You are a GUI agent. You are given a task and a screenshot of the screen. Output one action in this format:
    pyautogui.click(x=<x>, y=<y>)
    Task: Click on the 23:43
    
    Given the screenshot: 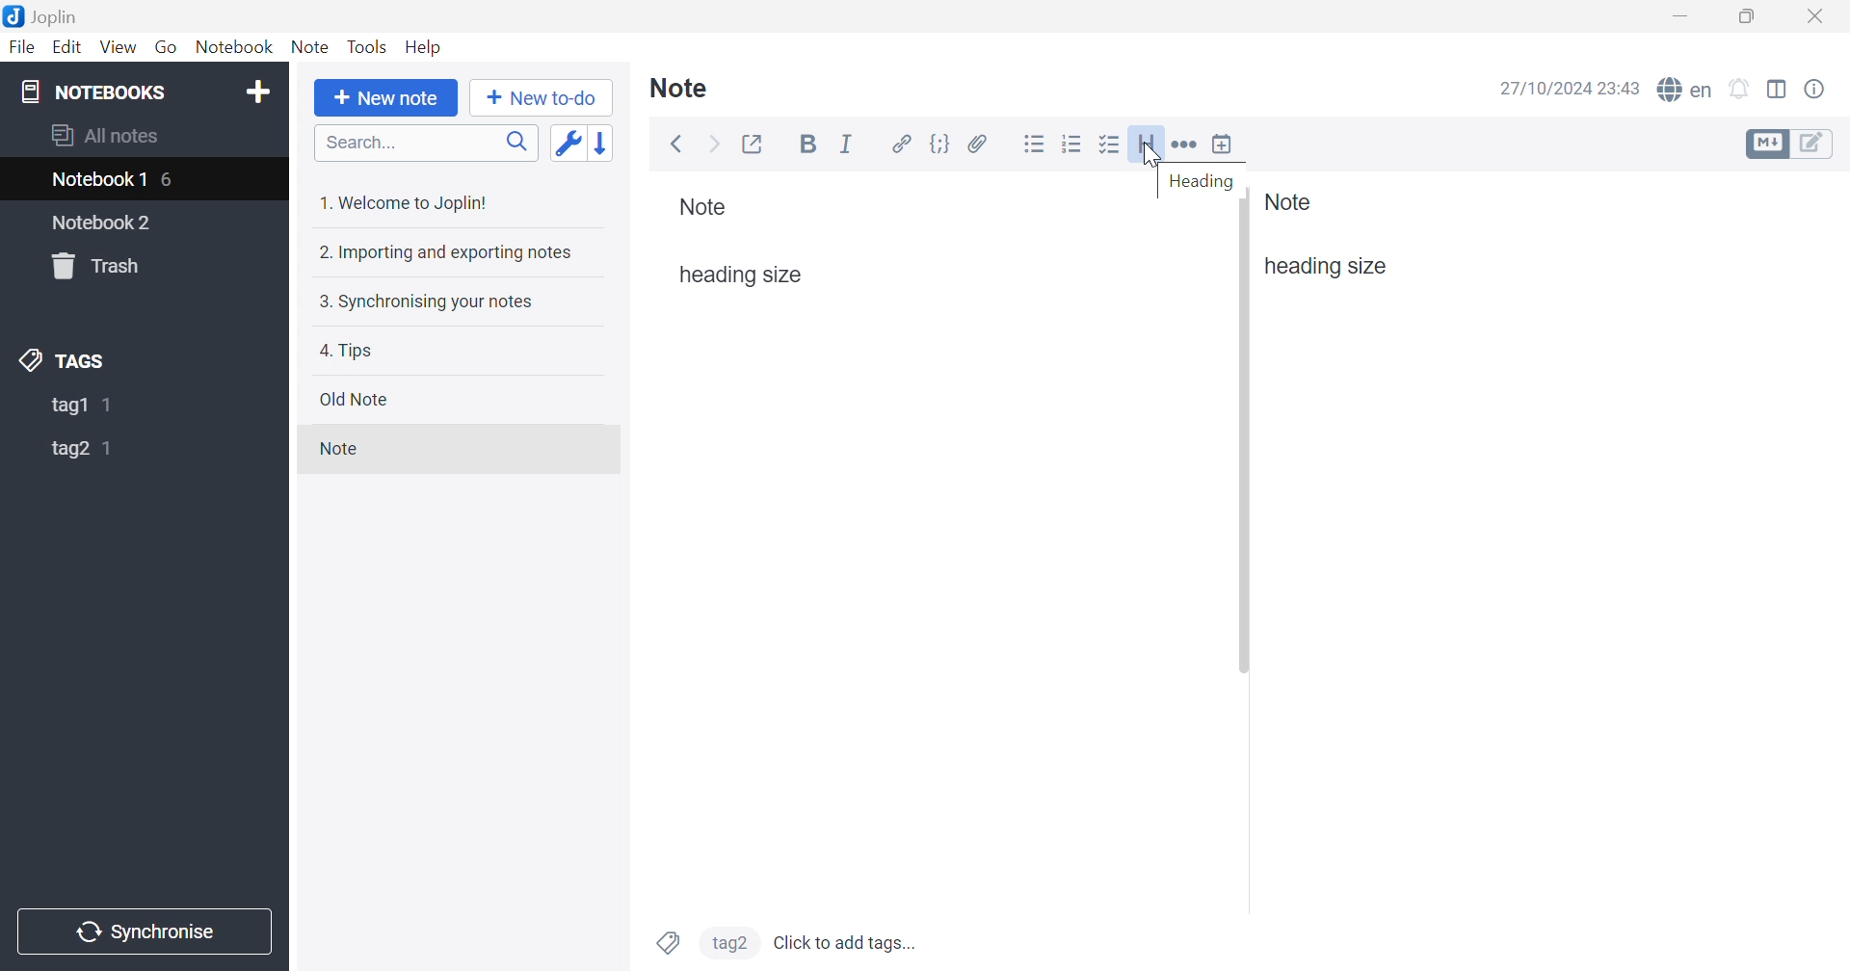 What is the action you would take?
    pyautogui.click(x=1620, y=88)
    